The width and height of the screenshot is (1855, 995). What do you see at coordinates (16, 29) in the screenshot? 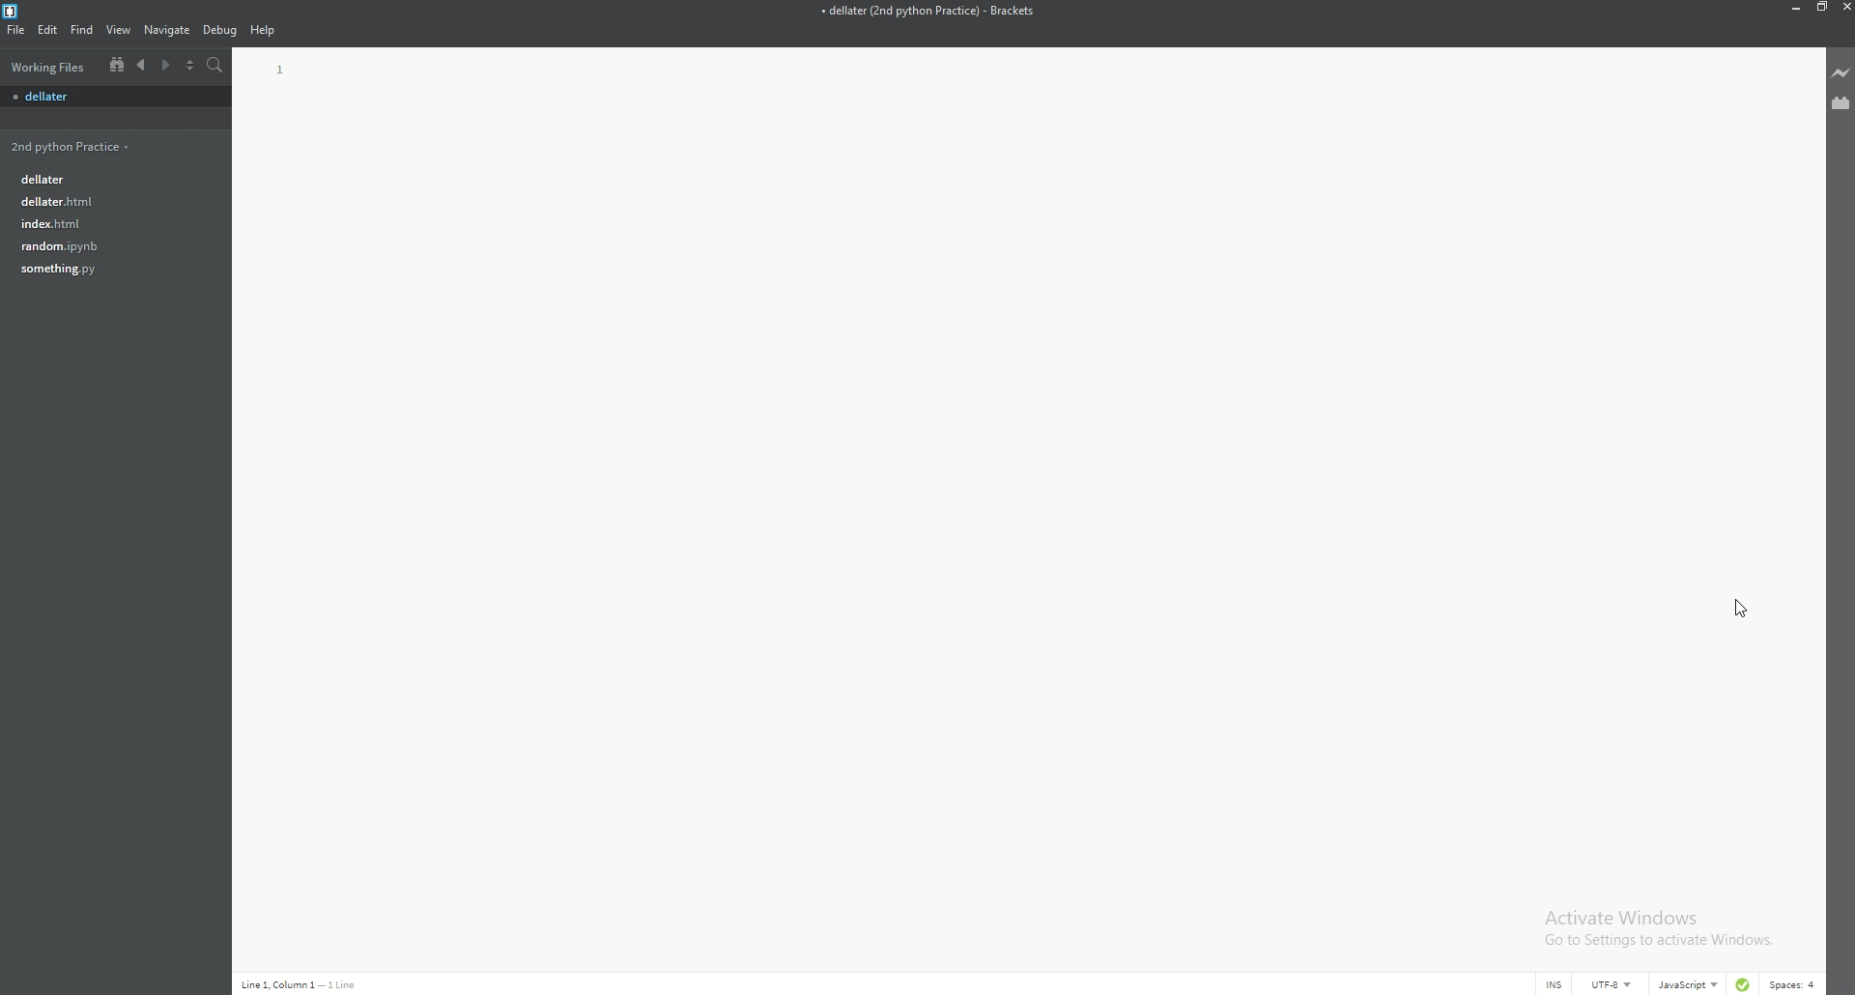
I see `file` at bounding box center [16, 29].